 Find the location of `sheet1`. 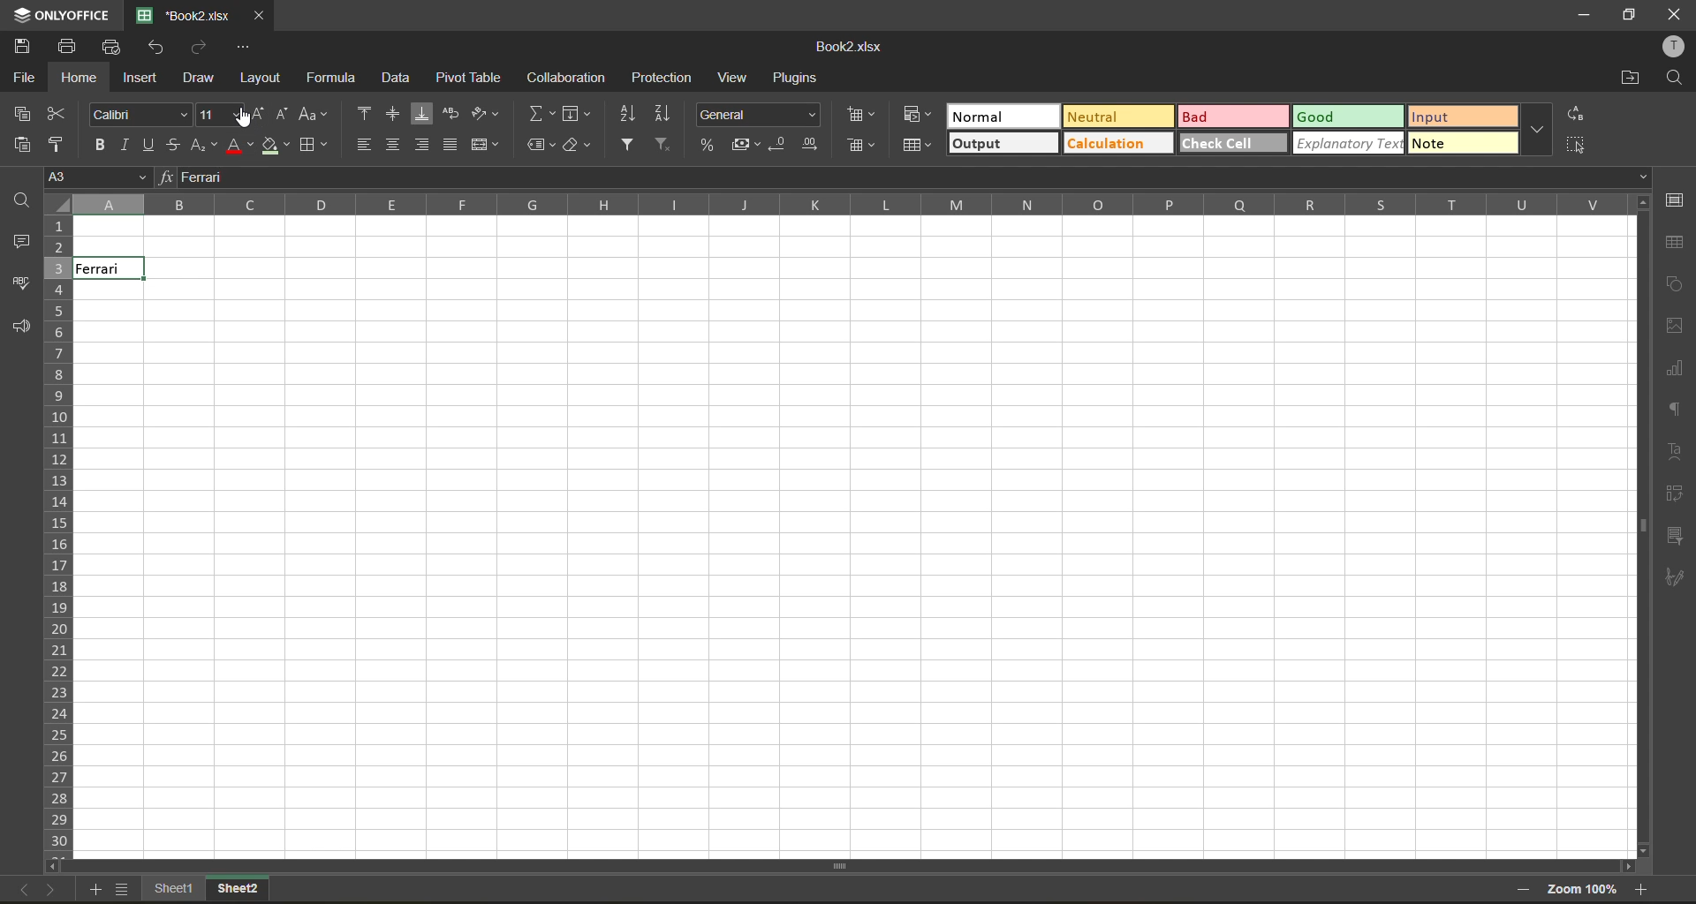

sheet1 is located at coordinates (171, 892).